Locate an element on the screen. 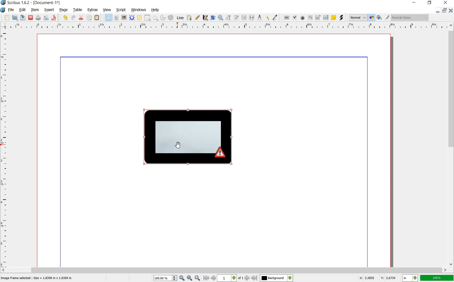 The height and width of the screenshot is (282, 454). edit text with story editor is located at coordinates (236, 18).